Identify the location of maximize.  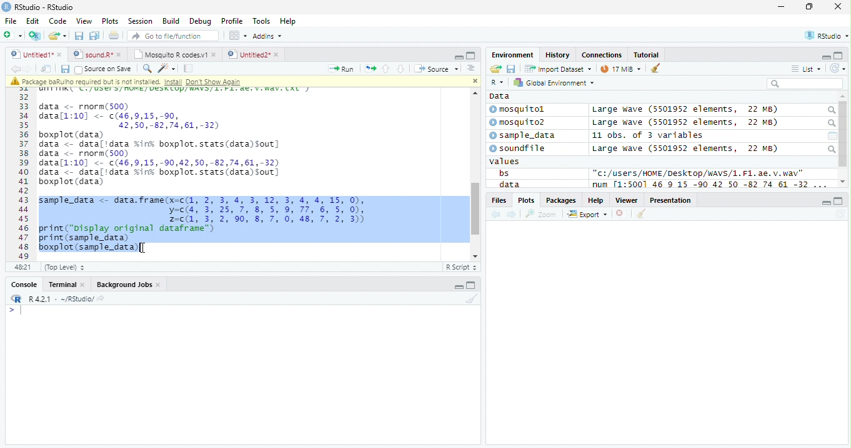
(809, 6).